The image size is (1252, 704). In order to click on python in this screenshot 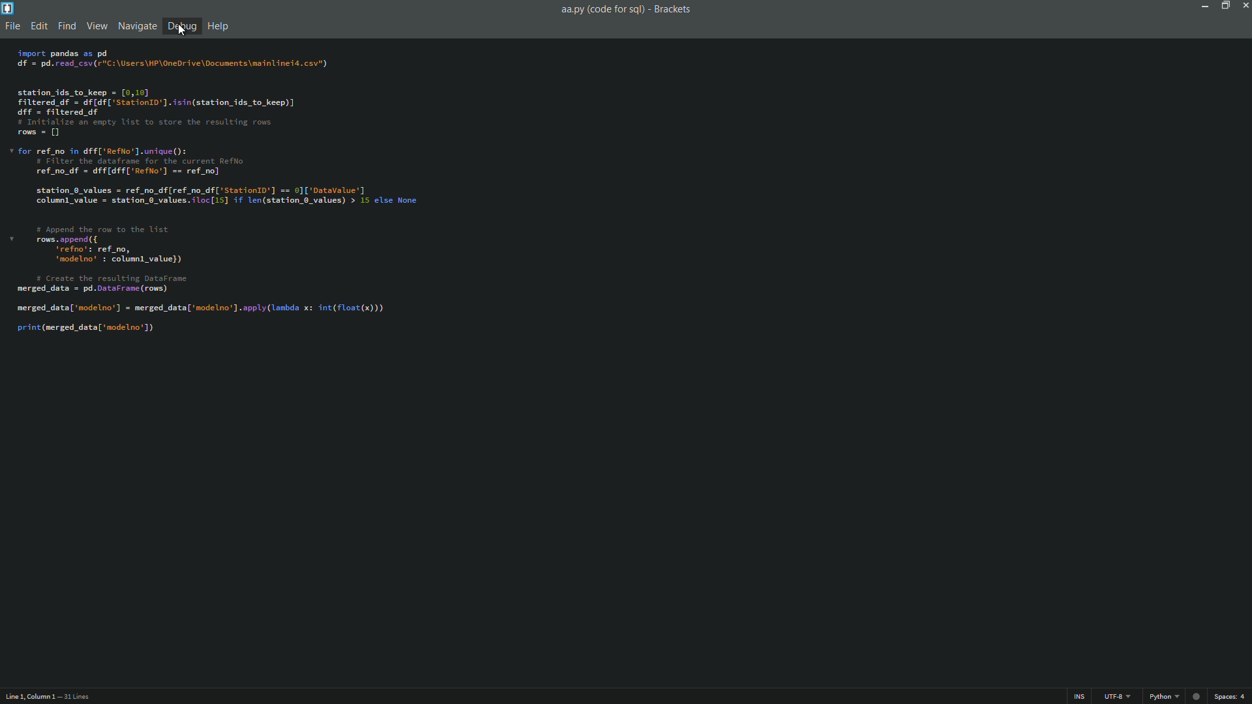, I will do `click(1165, 696)`.